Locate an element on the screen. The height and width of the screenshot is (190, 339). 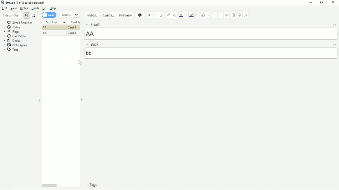
Sidebar filter is located at coordinates (15, 16).